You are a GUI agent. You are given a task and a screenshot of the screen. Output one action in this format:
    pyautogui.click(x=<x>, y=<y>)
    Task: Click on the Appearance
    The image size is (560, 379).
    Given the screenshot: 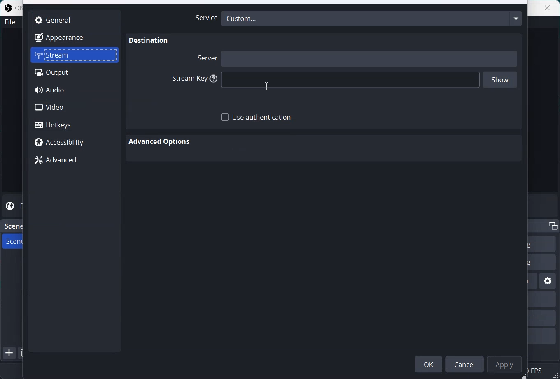 What is the action you would take?
    pyautogui.click(x=74, y=37)
    